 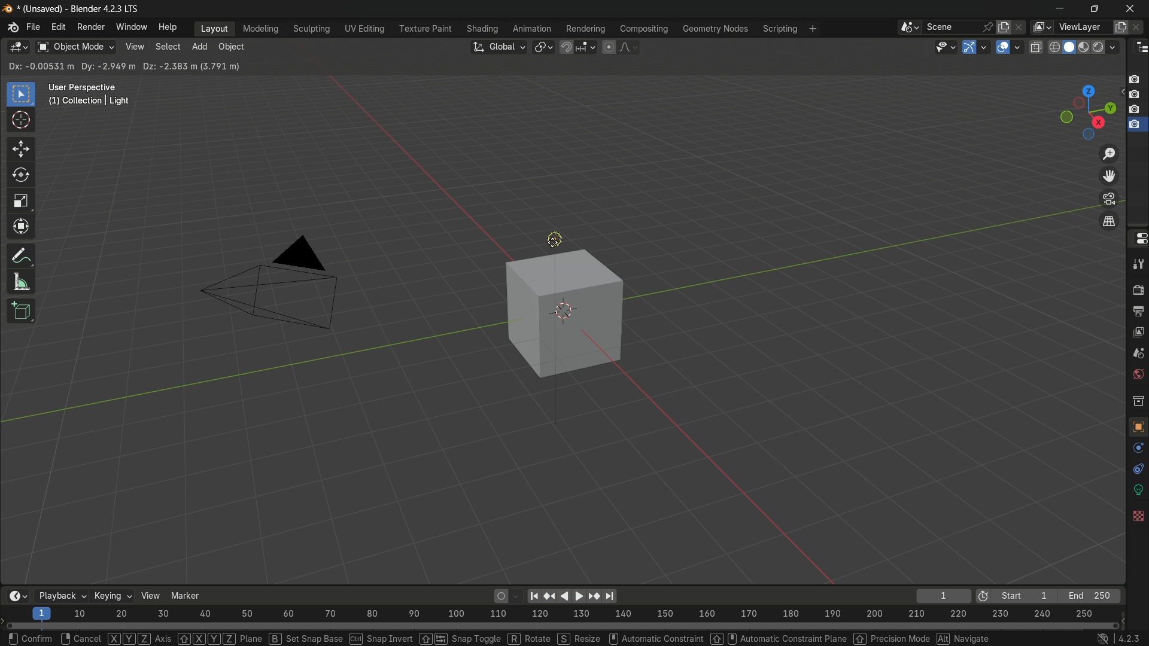 I want to click on capture, so click(x=1135, y=128).